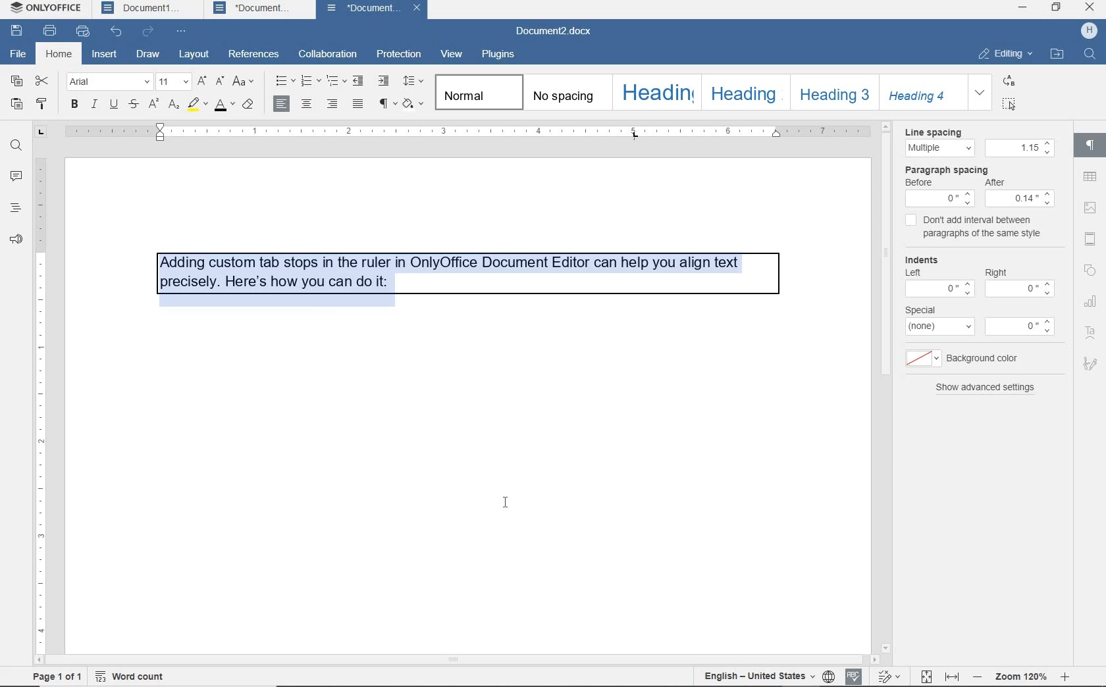  What do you see at coordinates (19, 54) in the screenshot?
I see `file` at bounding box center [19, 54].